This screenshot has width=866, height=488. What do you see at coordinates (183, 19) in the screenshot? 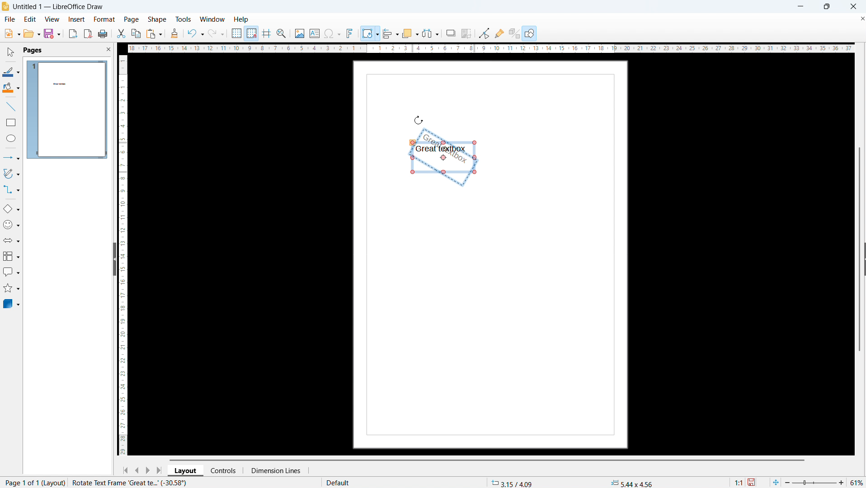
I see `tools` at bounding box center [183, 19].